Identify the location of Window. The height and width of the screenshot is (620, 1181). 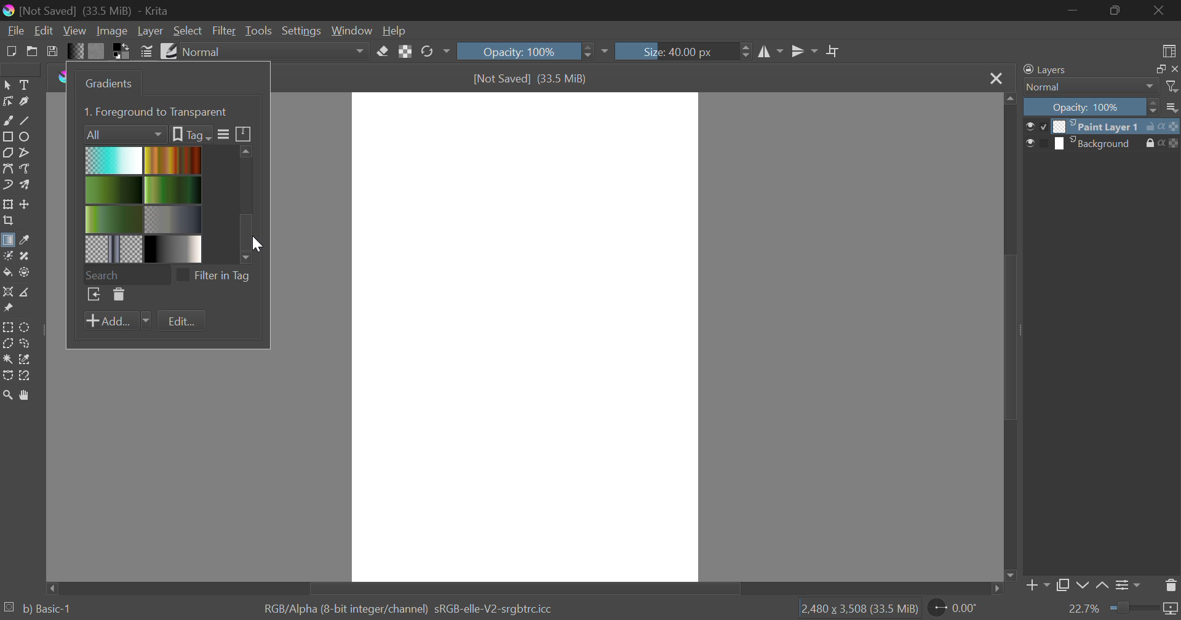
(351, 31).